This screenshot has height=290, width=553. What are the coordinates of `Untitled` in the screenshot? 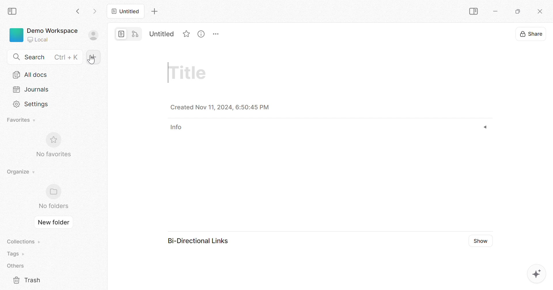 It's located at (161, 34).